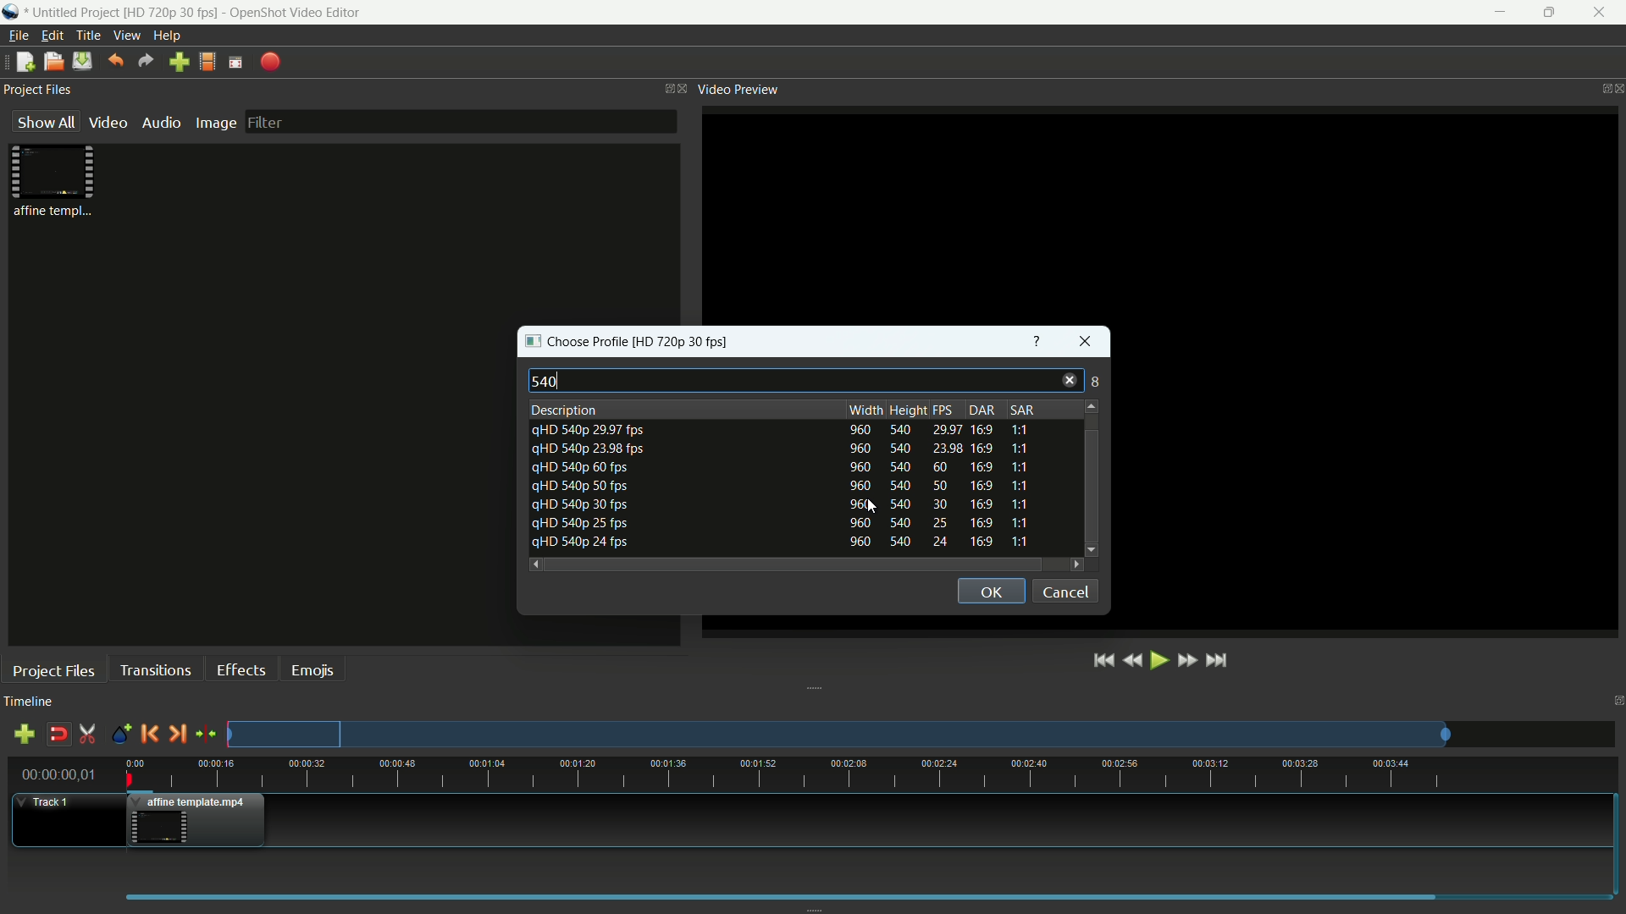 This screenshot has width=1626, height=914. What do you see at coordinates (1086, 344) in the screenshot?
I see `close window` at bounding box center [1086, 344].